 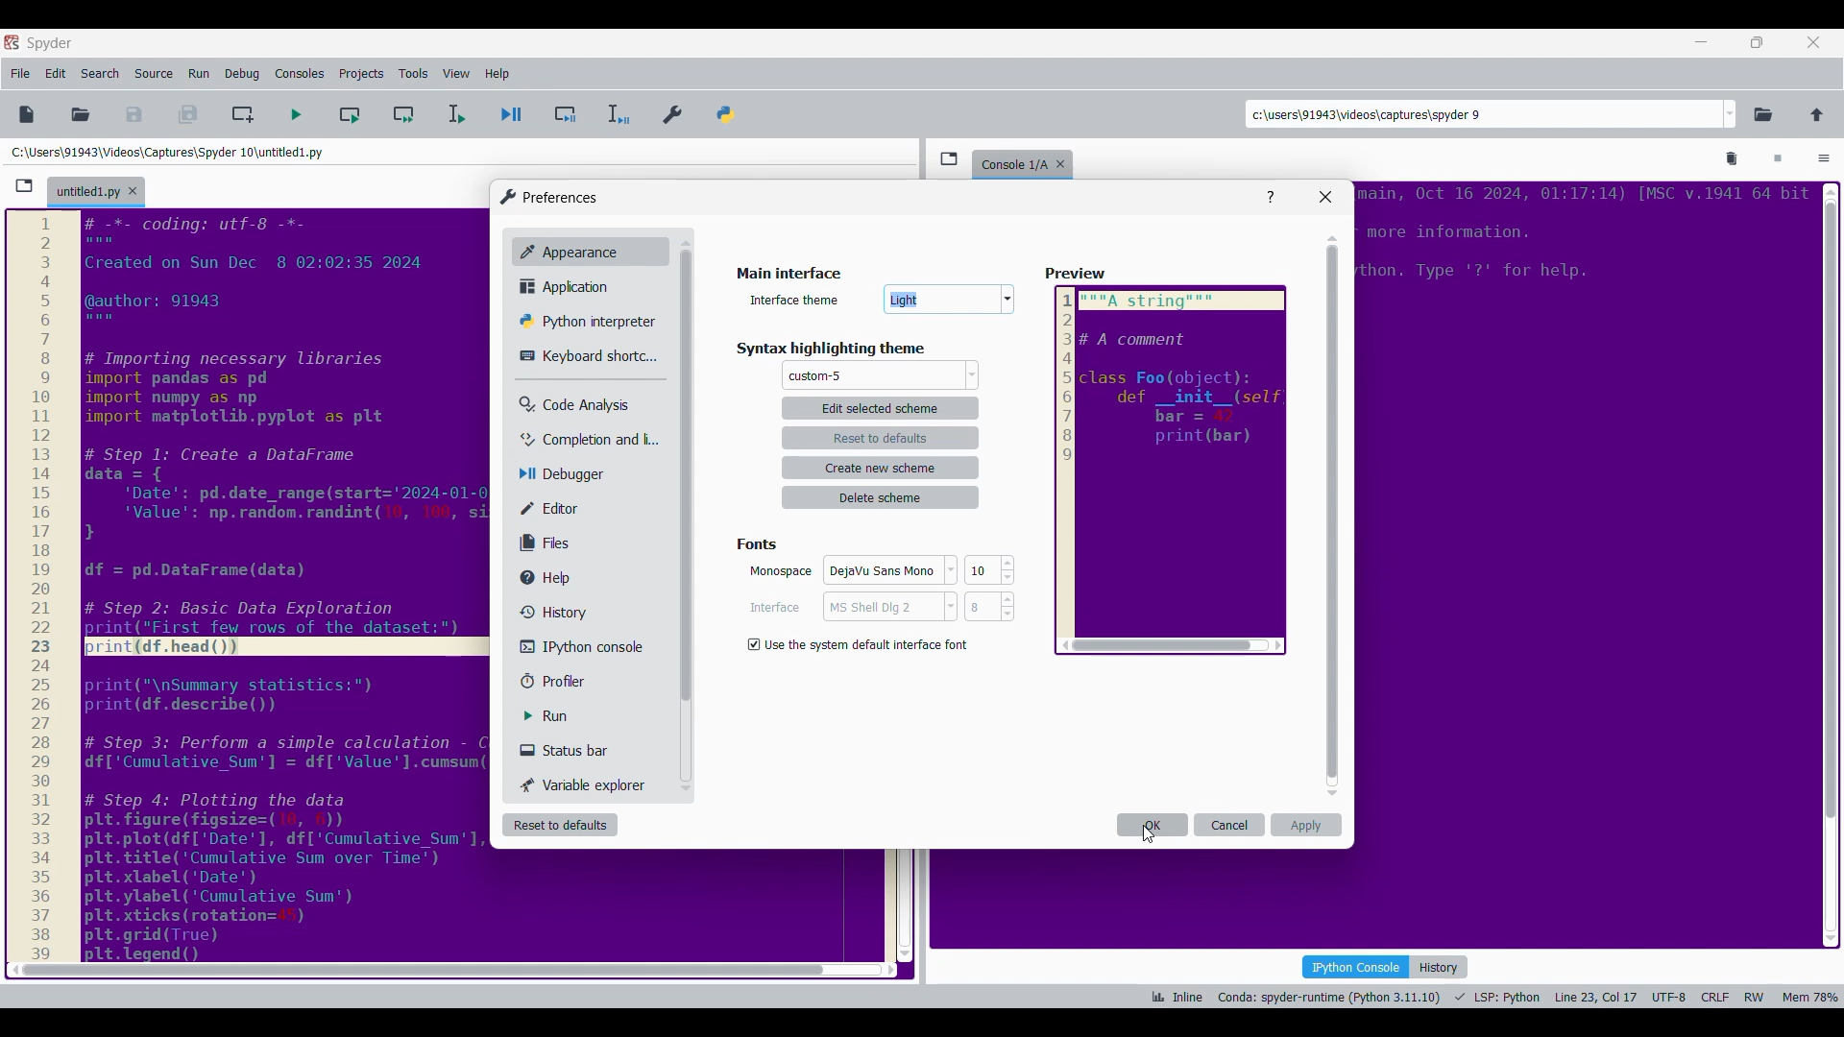 What do you see at coordinates (1333, 516) in the screenshot?
I see `Vertical slide bar` at bounding box center [1333, 516].